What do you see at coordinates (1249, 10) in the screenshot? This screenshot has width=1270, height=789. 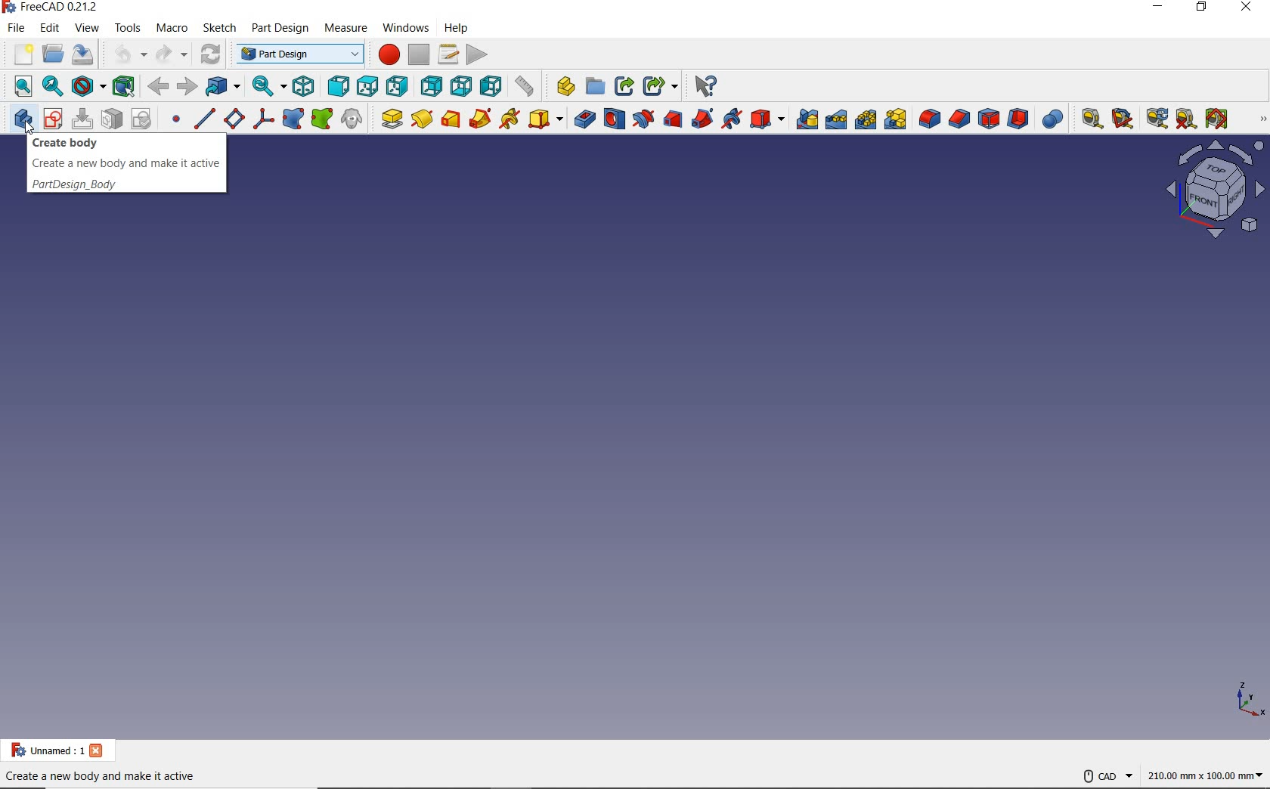 I see `CLOSE` at bounding box center [1249, 10].